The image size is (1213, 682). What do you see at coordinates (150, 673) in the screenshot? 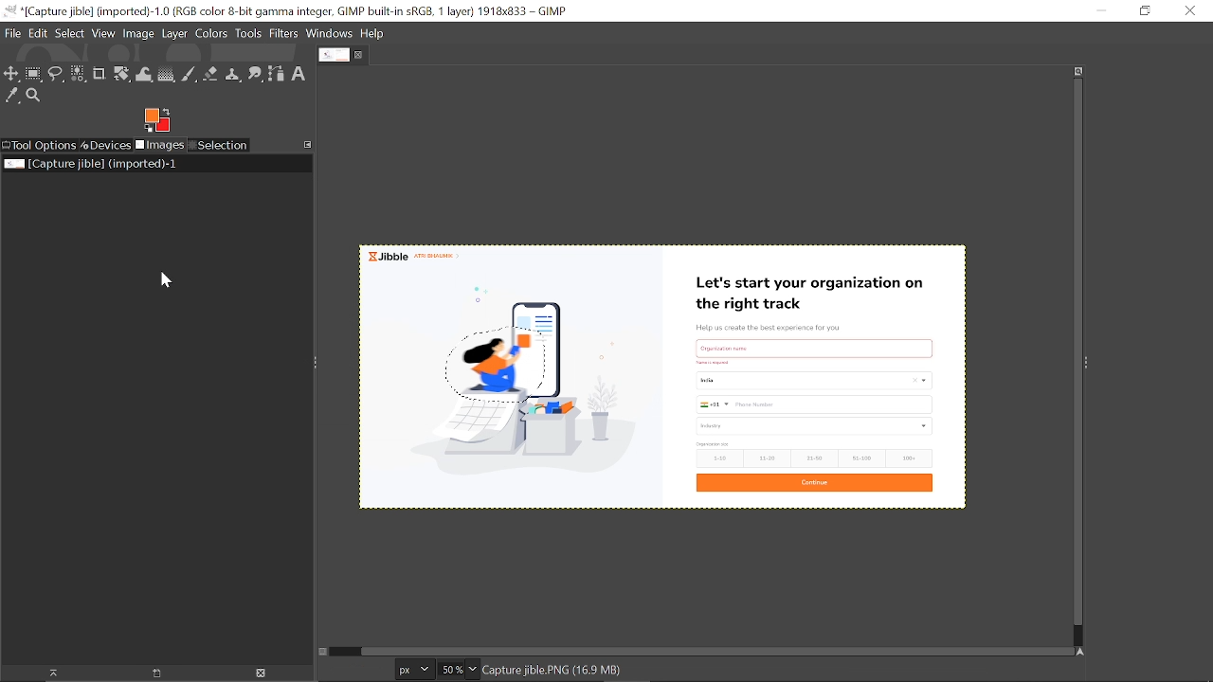
I see `open new display` at bounding box center [150, 673].